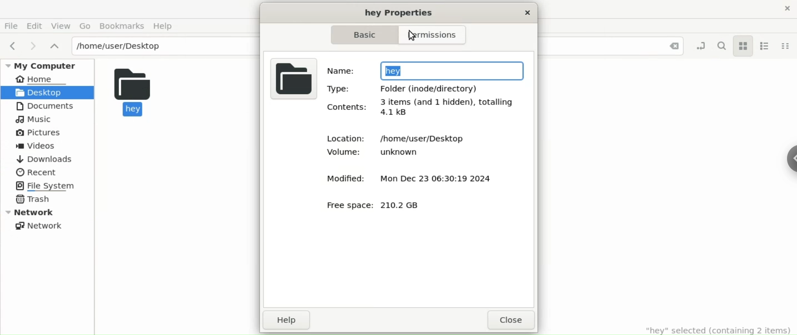  Describe the element at coordinates (163, 26) in the screenshot. I see `Help` at that location.